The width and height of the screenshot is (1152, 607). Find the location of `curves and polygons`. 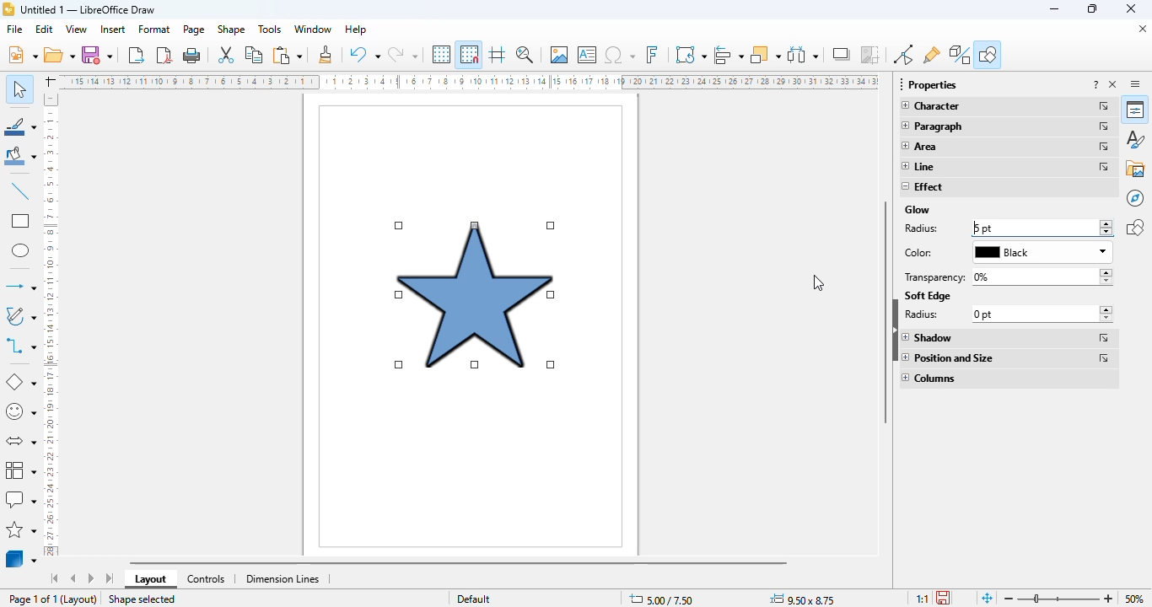

curves and polygons is located at coordinates (19, 317).